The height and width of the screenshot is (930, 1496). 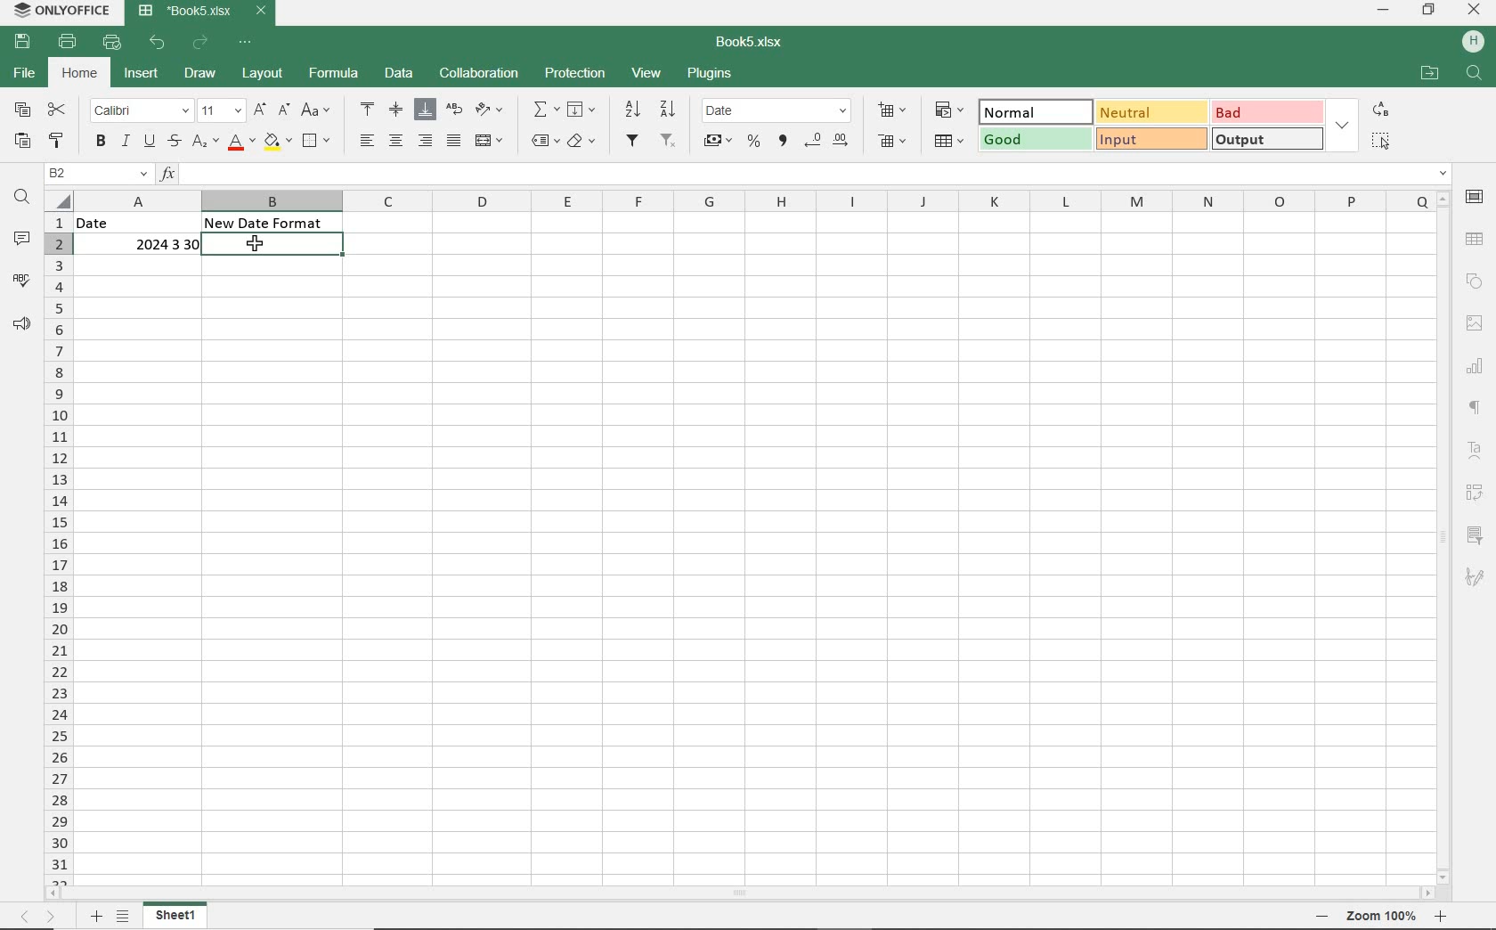 I want to click on zoom in, so click(x=1439, y=917).